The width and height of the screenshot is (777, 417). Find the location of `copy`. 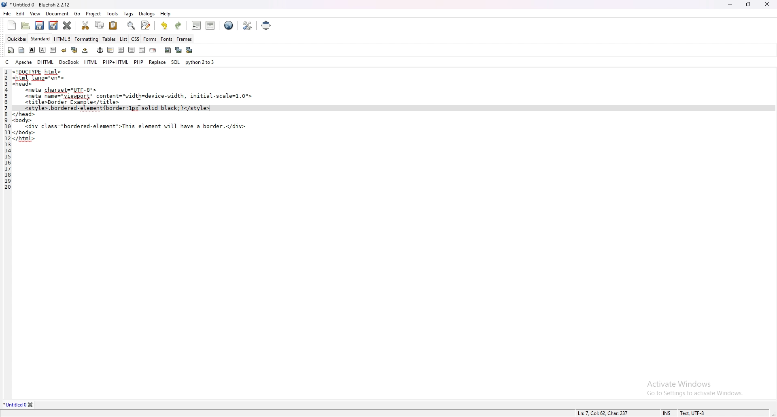

copy is located at coordinates (100, 25).